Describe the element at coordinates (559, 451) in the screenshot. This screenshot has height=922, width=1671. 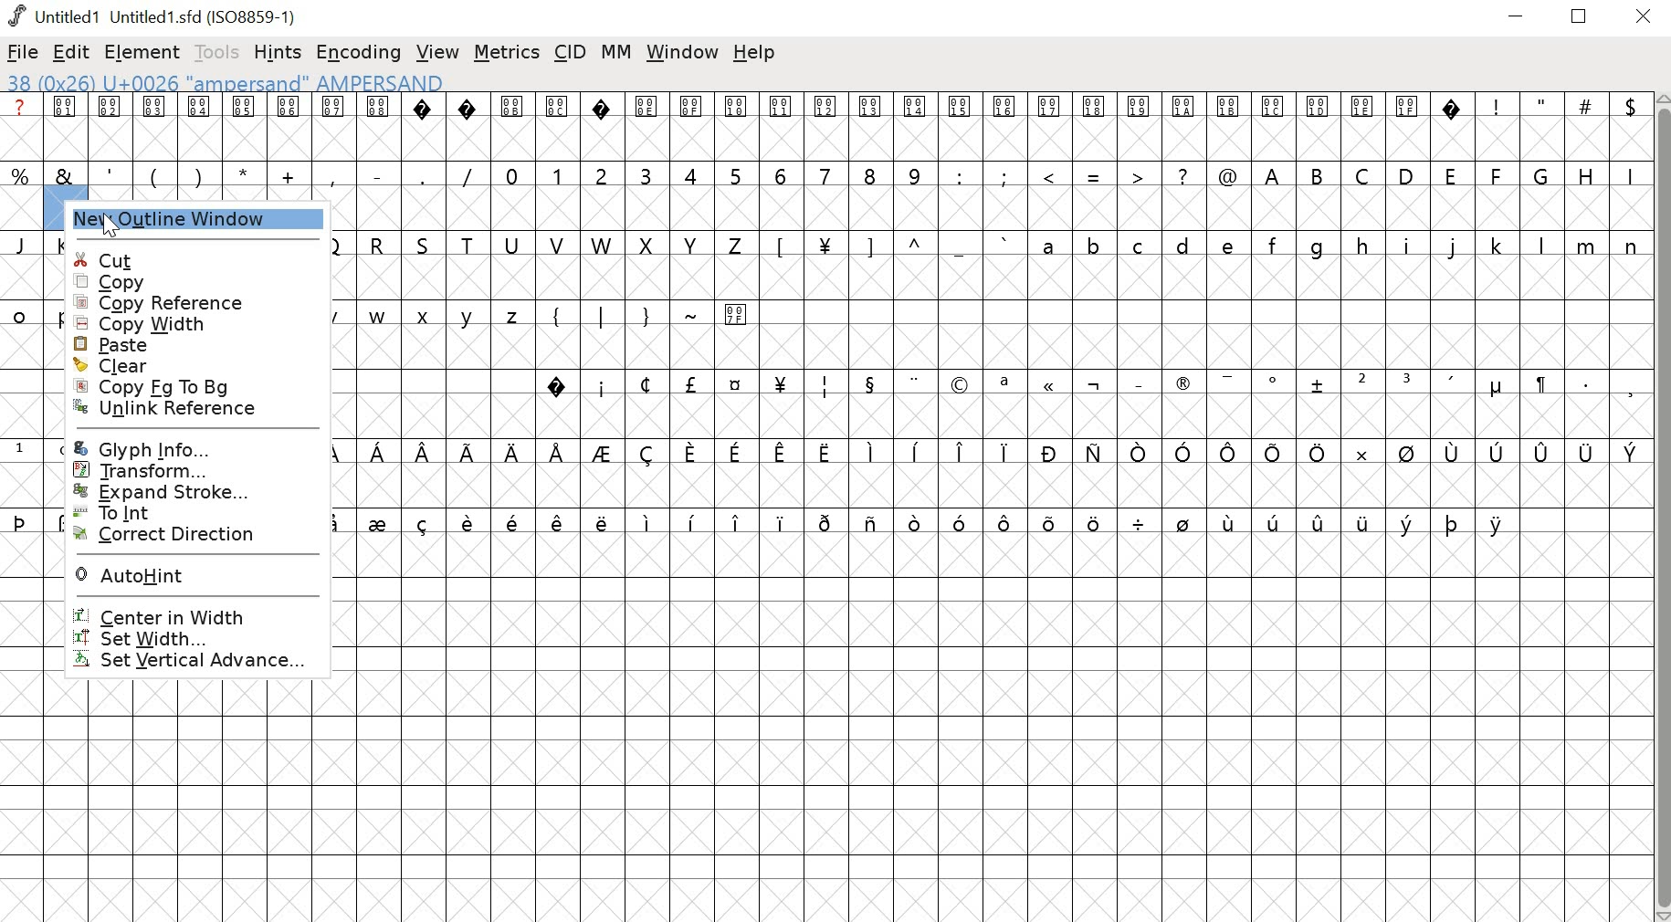
I see `symbol` at that location.